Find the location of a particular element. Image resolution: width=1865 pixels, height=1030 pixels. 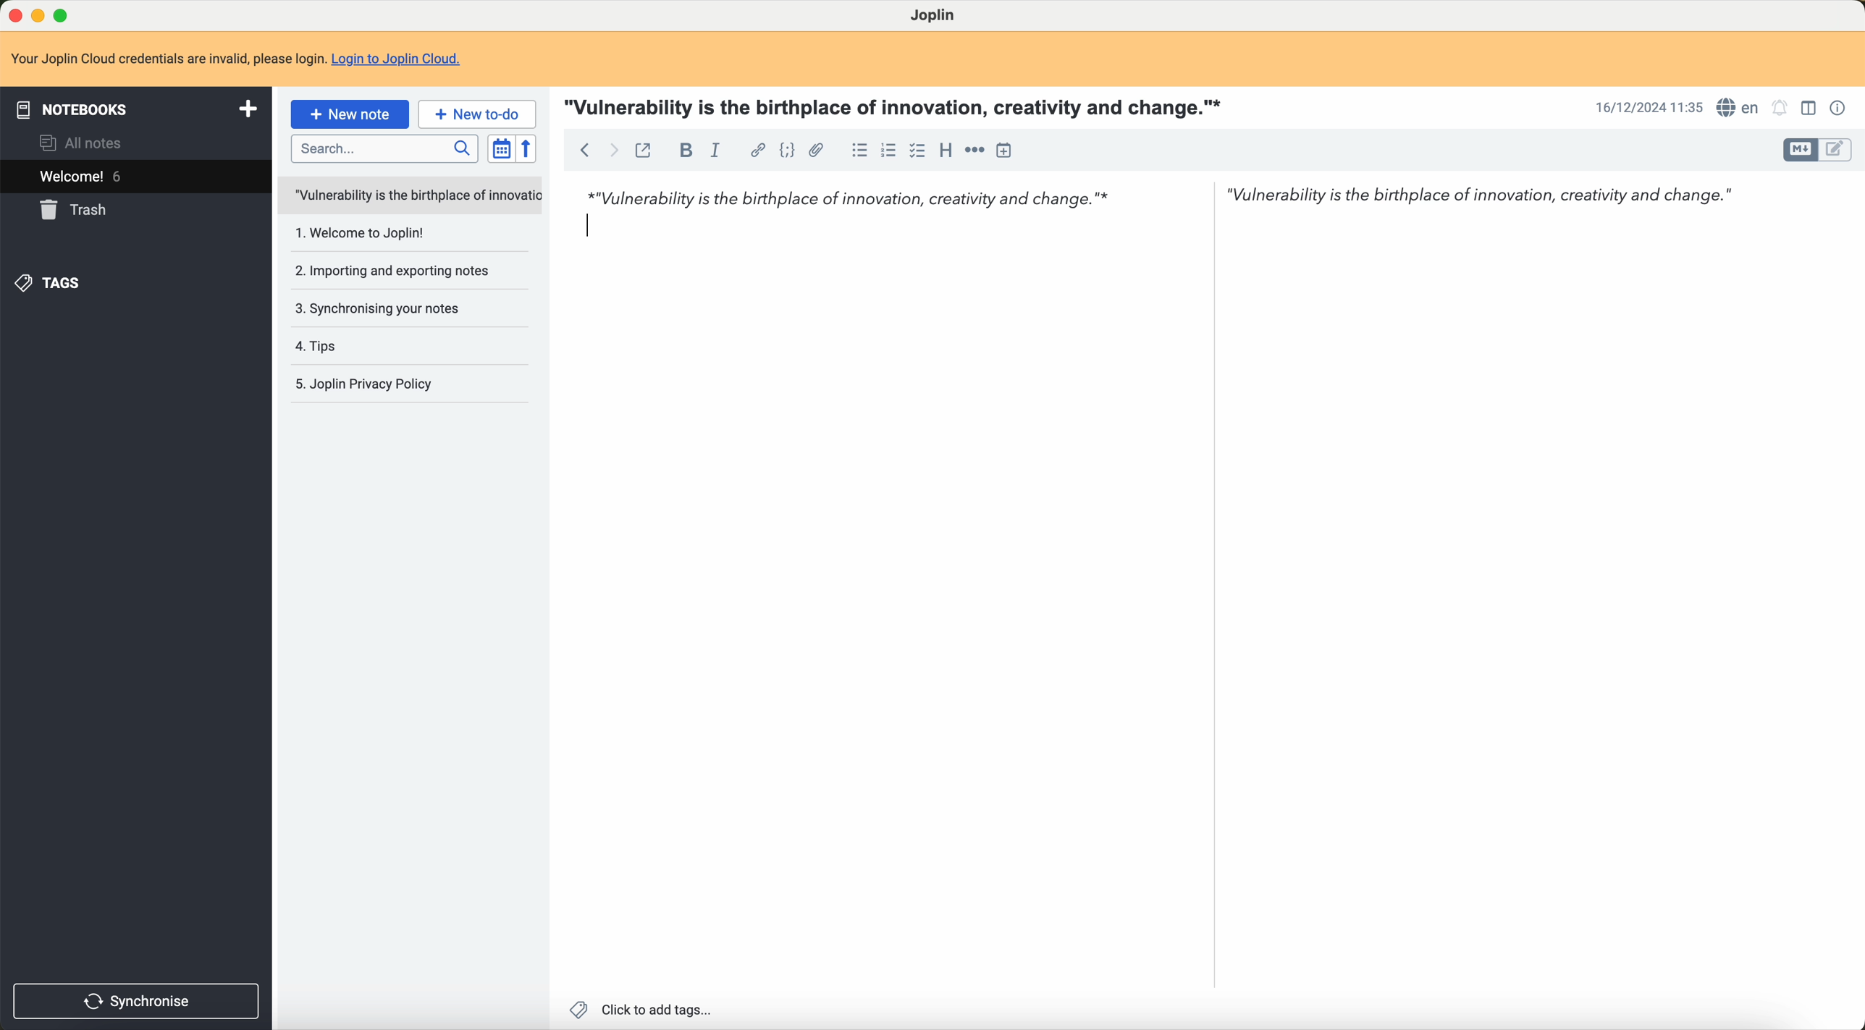

press enter is located at coordinates (587, 226).